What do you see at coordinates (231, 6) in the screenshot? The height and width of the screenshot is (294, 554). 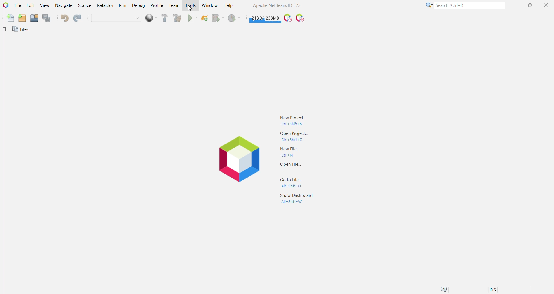 I see `Help` at bounding box center [231, 6].